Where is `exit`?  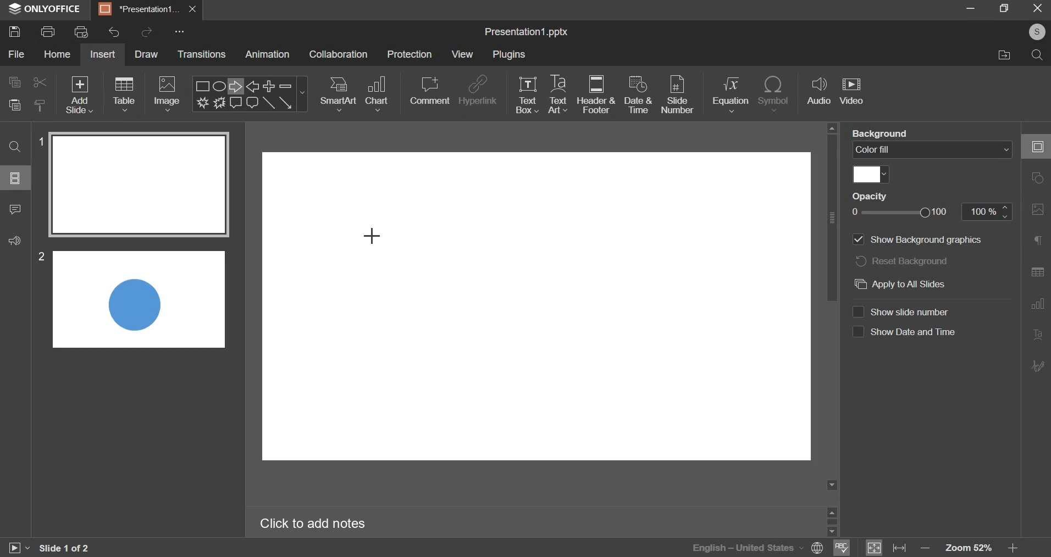
exit is located at coordinates (1038, 8).